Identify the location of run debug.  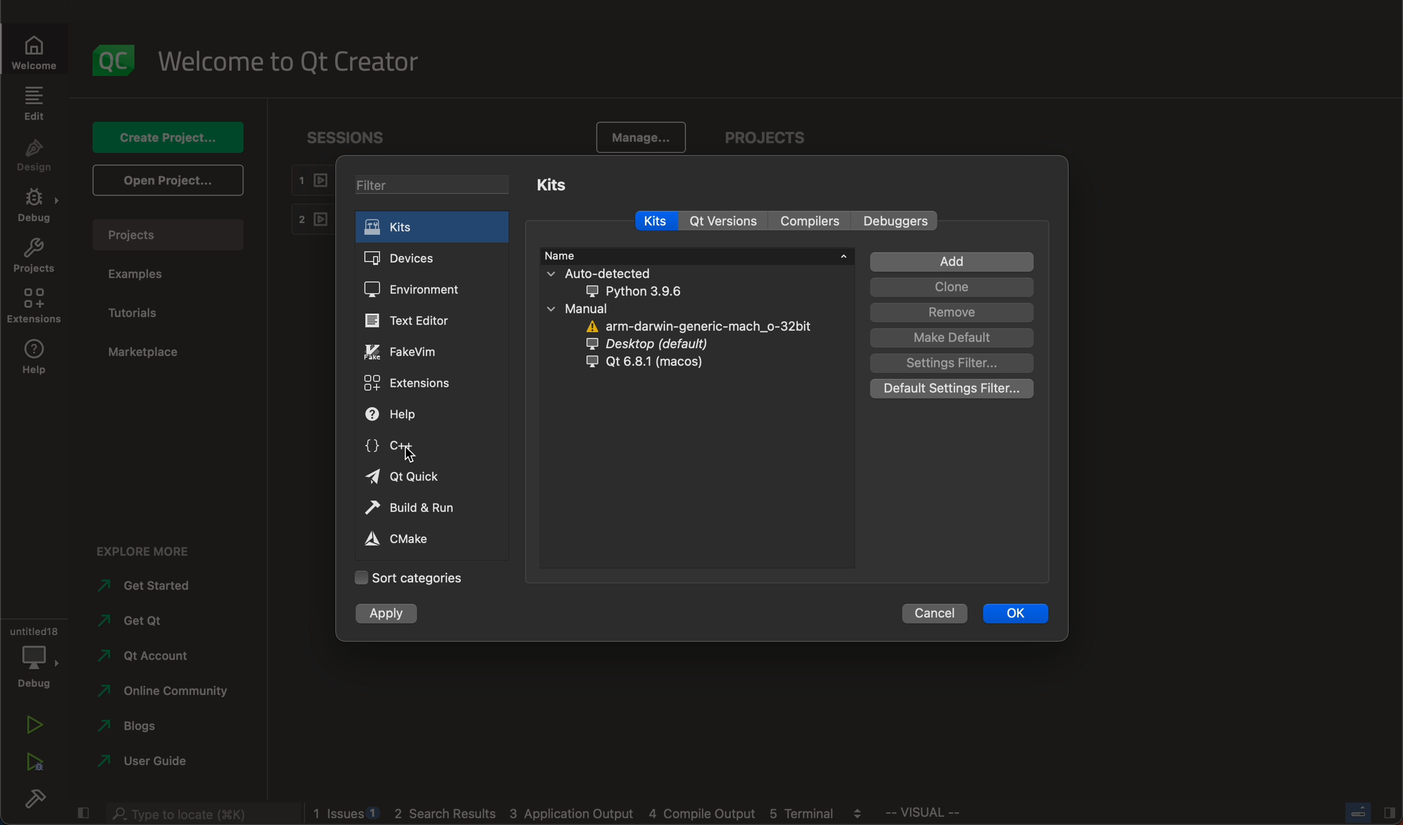
(33, 759).